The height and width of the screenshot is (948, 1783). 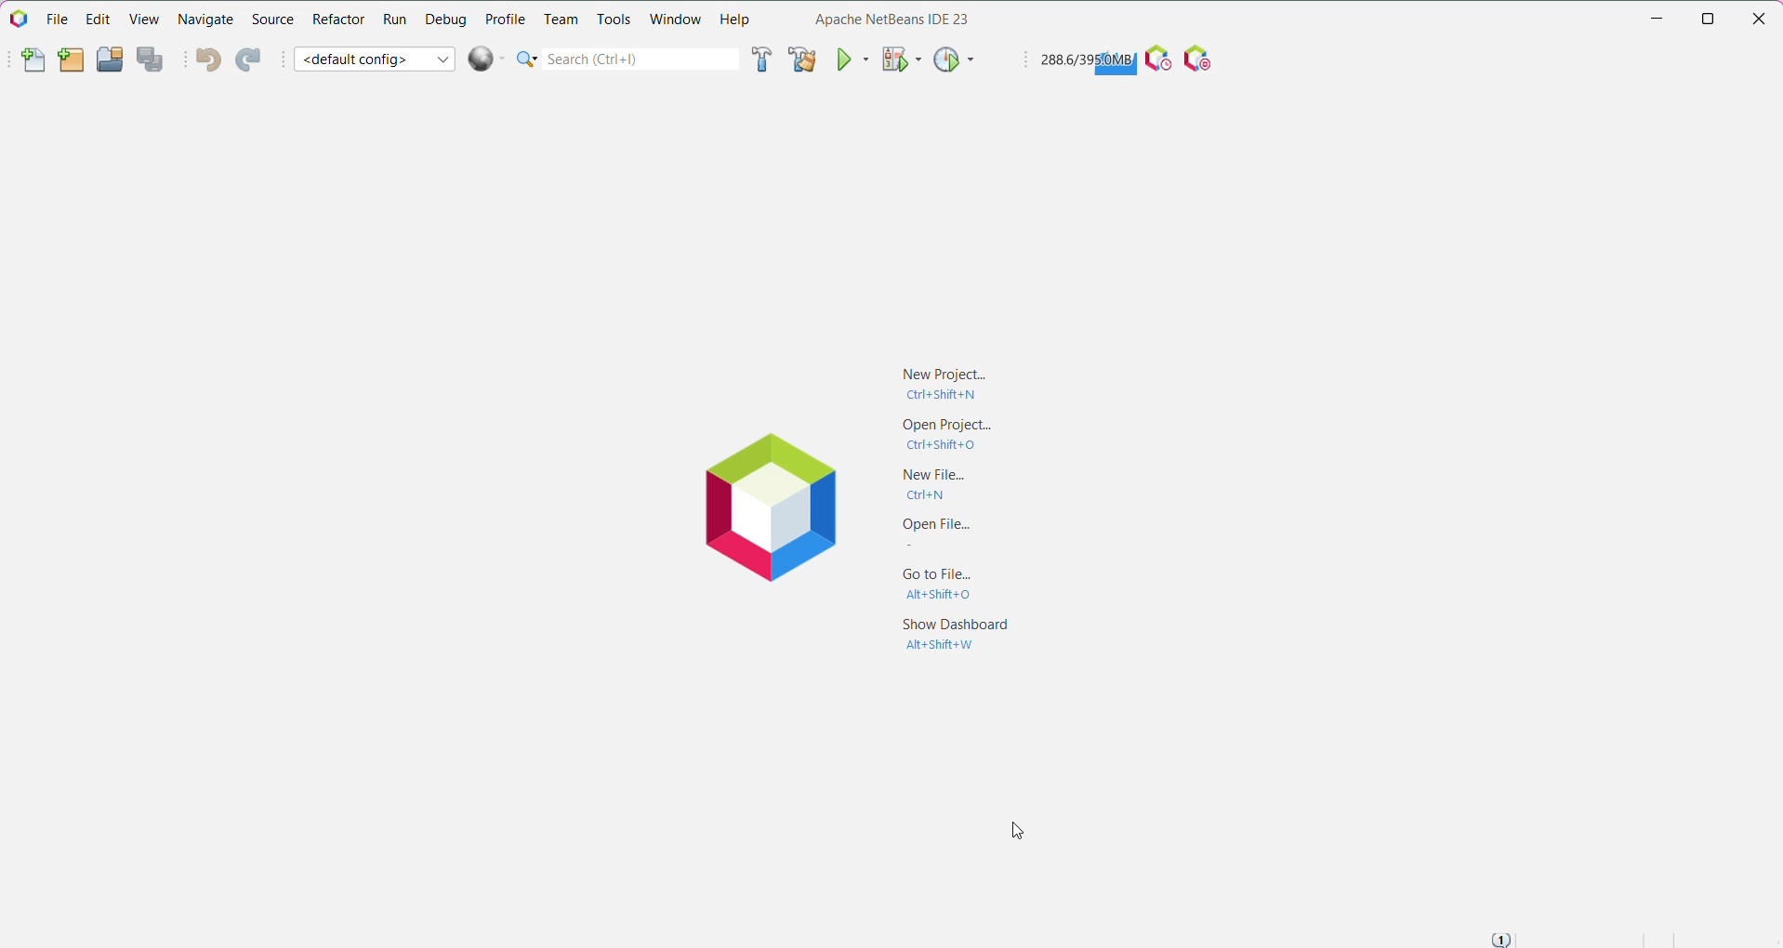 I want to click on Save All, so click(x=152, y=59).